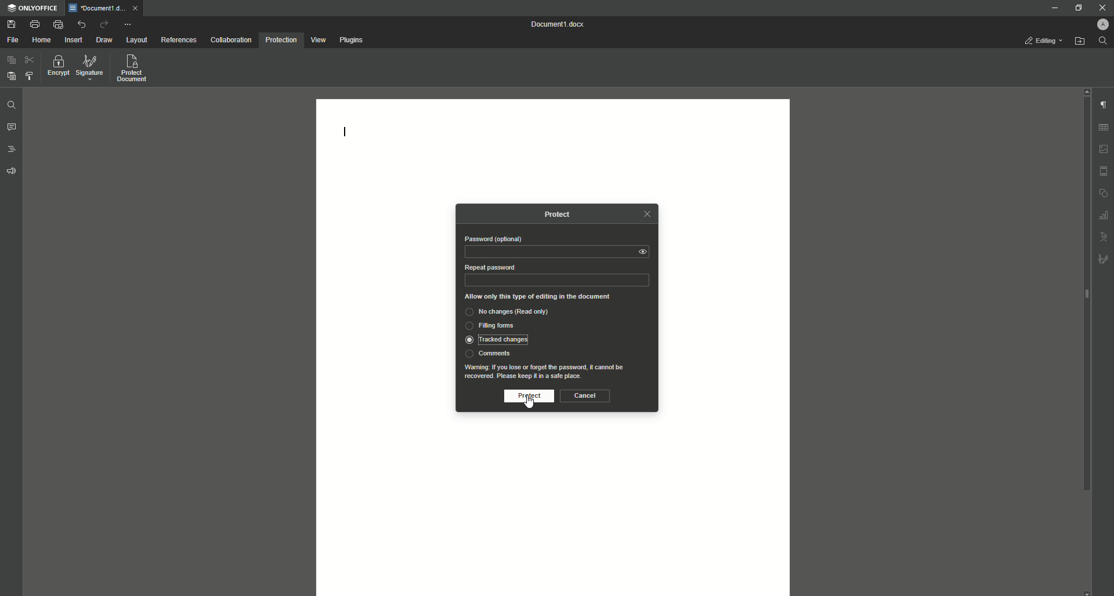  Describe the element at coordinates (1104, 41) in the screenshot. I see `Find` at that location.